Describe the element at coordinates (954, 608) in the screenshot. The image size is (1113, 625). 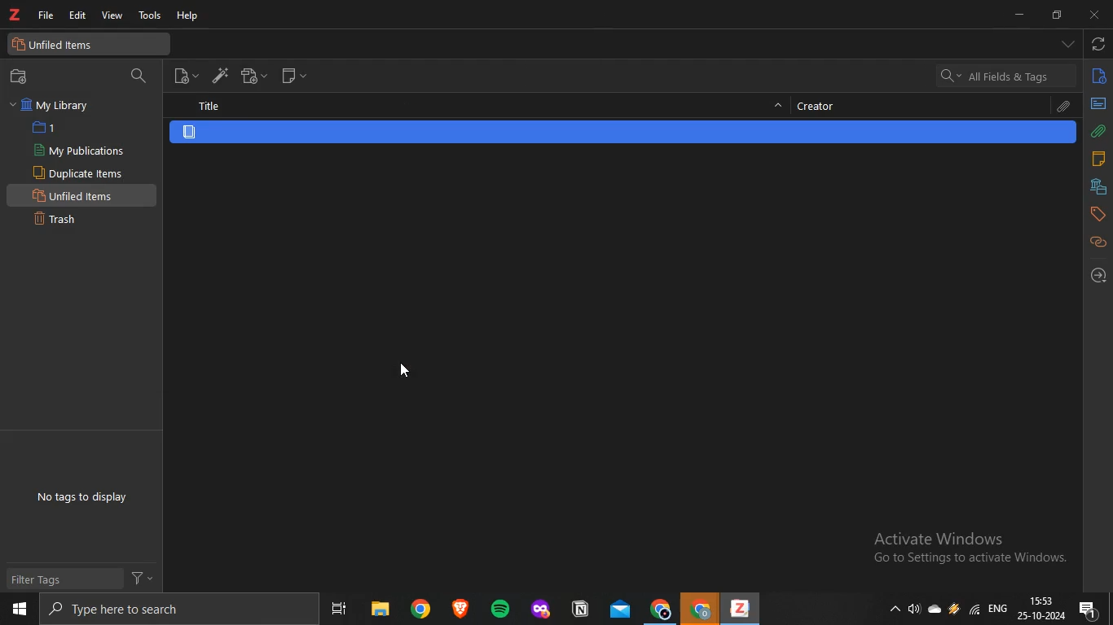
I see `drive` at that location.